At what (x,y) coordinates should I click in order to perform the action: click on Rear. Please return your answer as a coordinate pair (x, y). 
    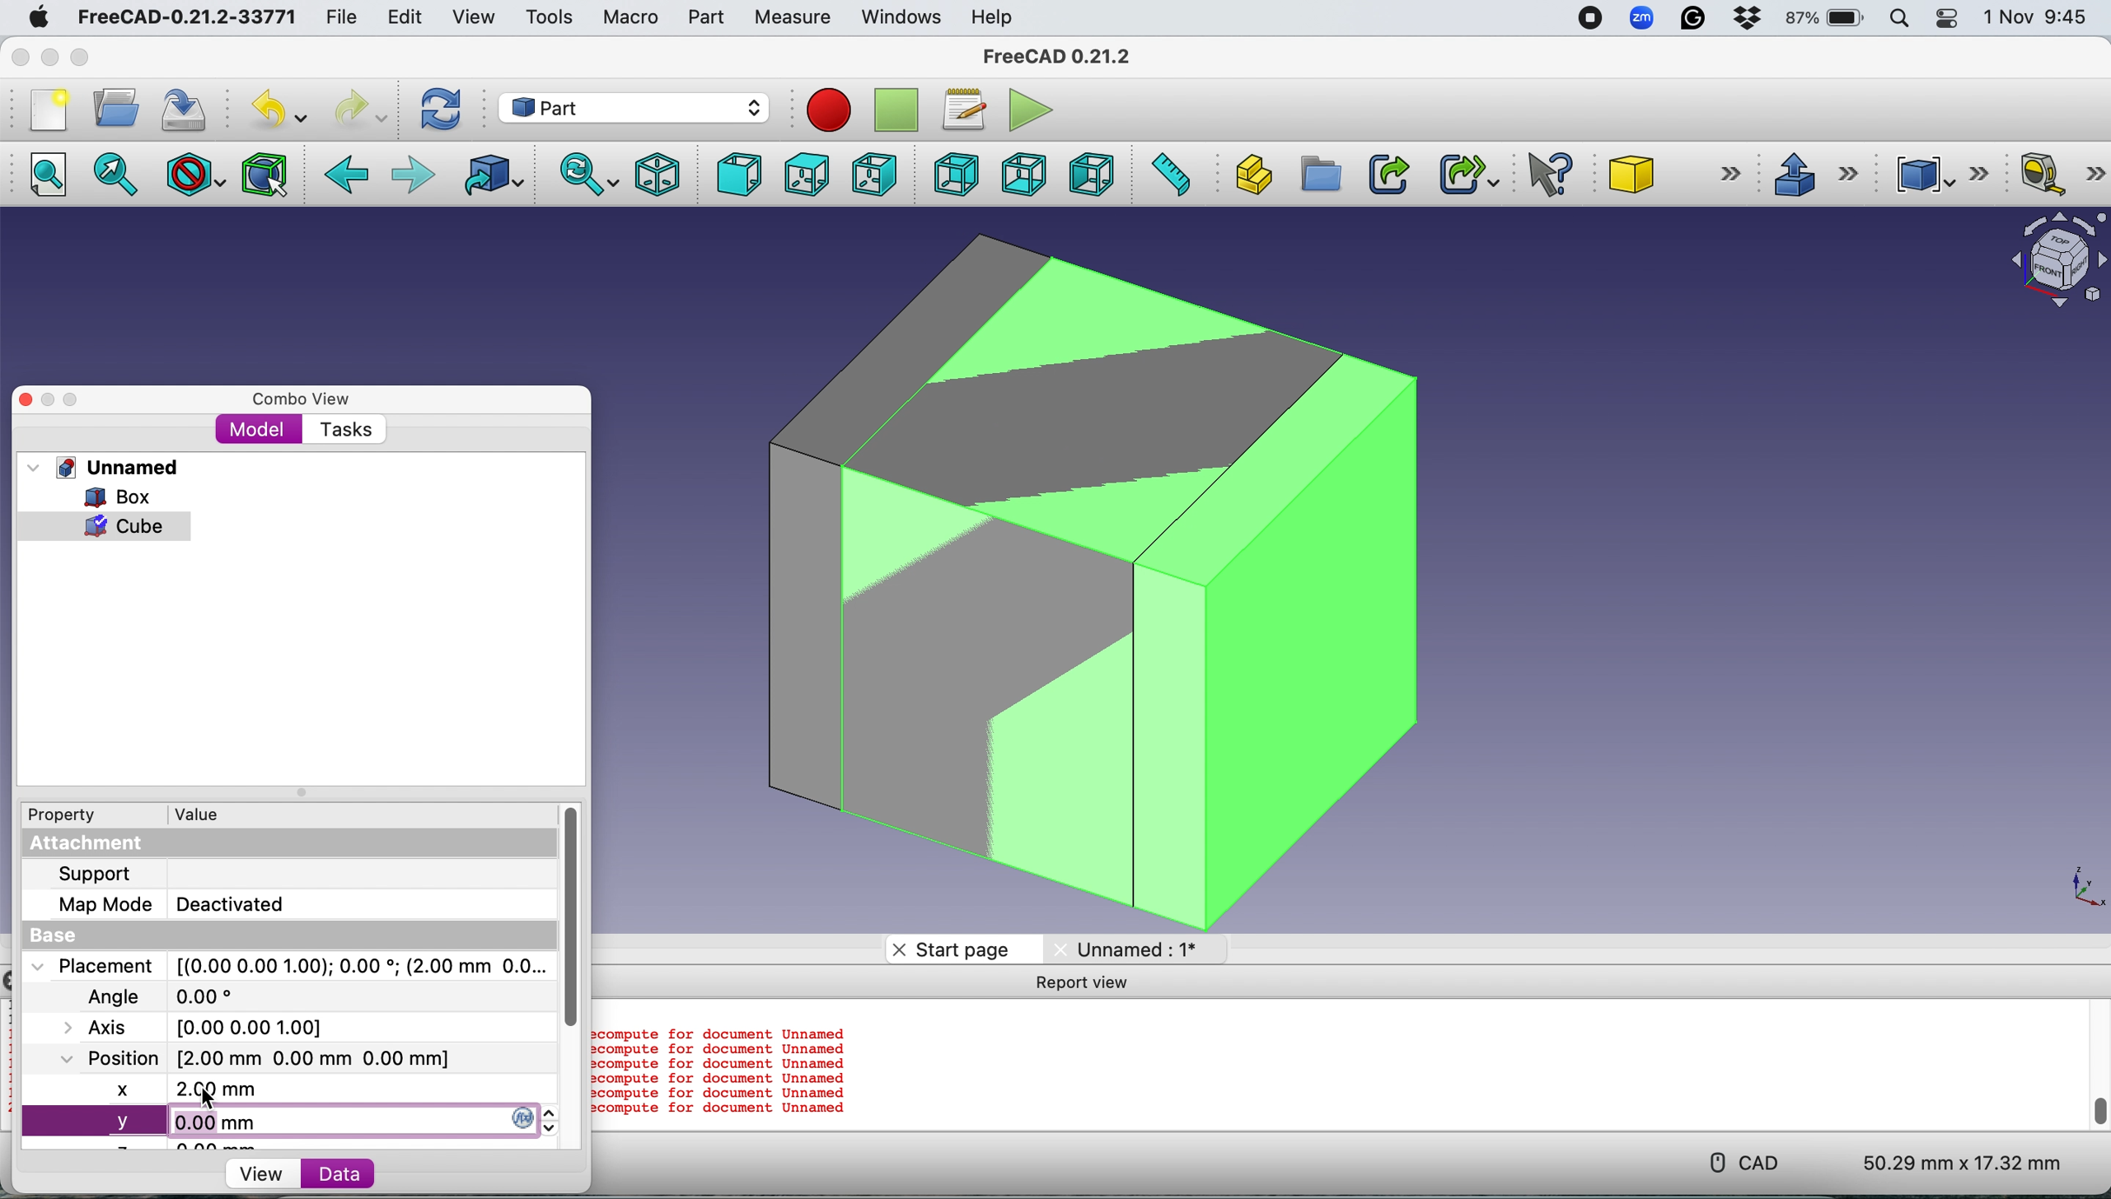
    Looking at the image, I should click on (952, 174).